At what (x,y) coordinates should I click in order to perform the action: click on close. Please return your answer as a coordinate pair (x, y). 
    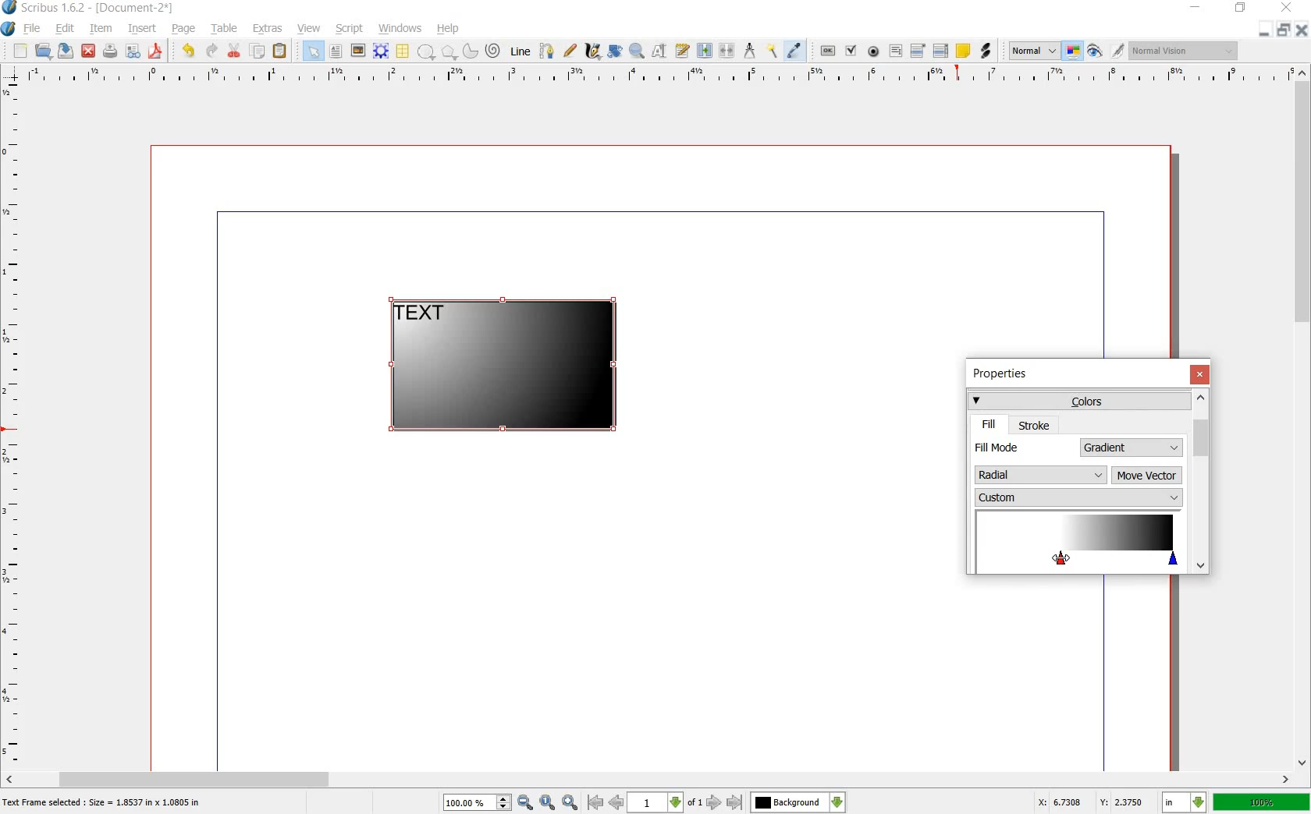
    Looking at the image, I should click on (1199, 374).